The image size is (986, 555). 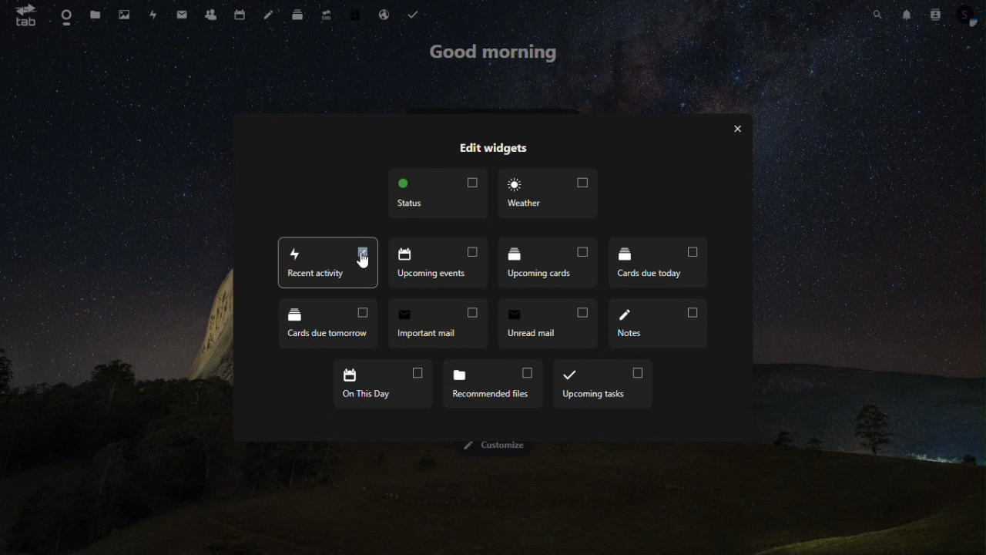 I want to click on status, so click(x=440, y=196).